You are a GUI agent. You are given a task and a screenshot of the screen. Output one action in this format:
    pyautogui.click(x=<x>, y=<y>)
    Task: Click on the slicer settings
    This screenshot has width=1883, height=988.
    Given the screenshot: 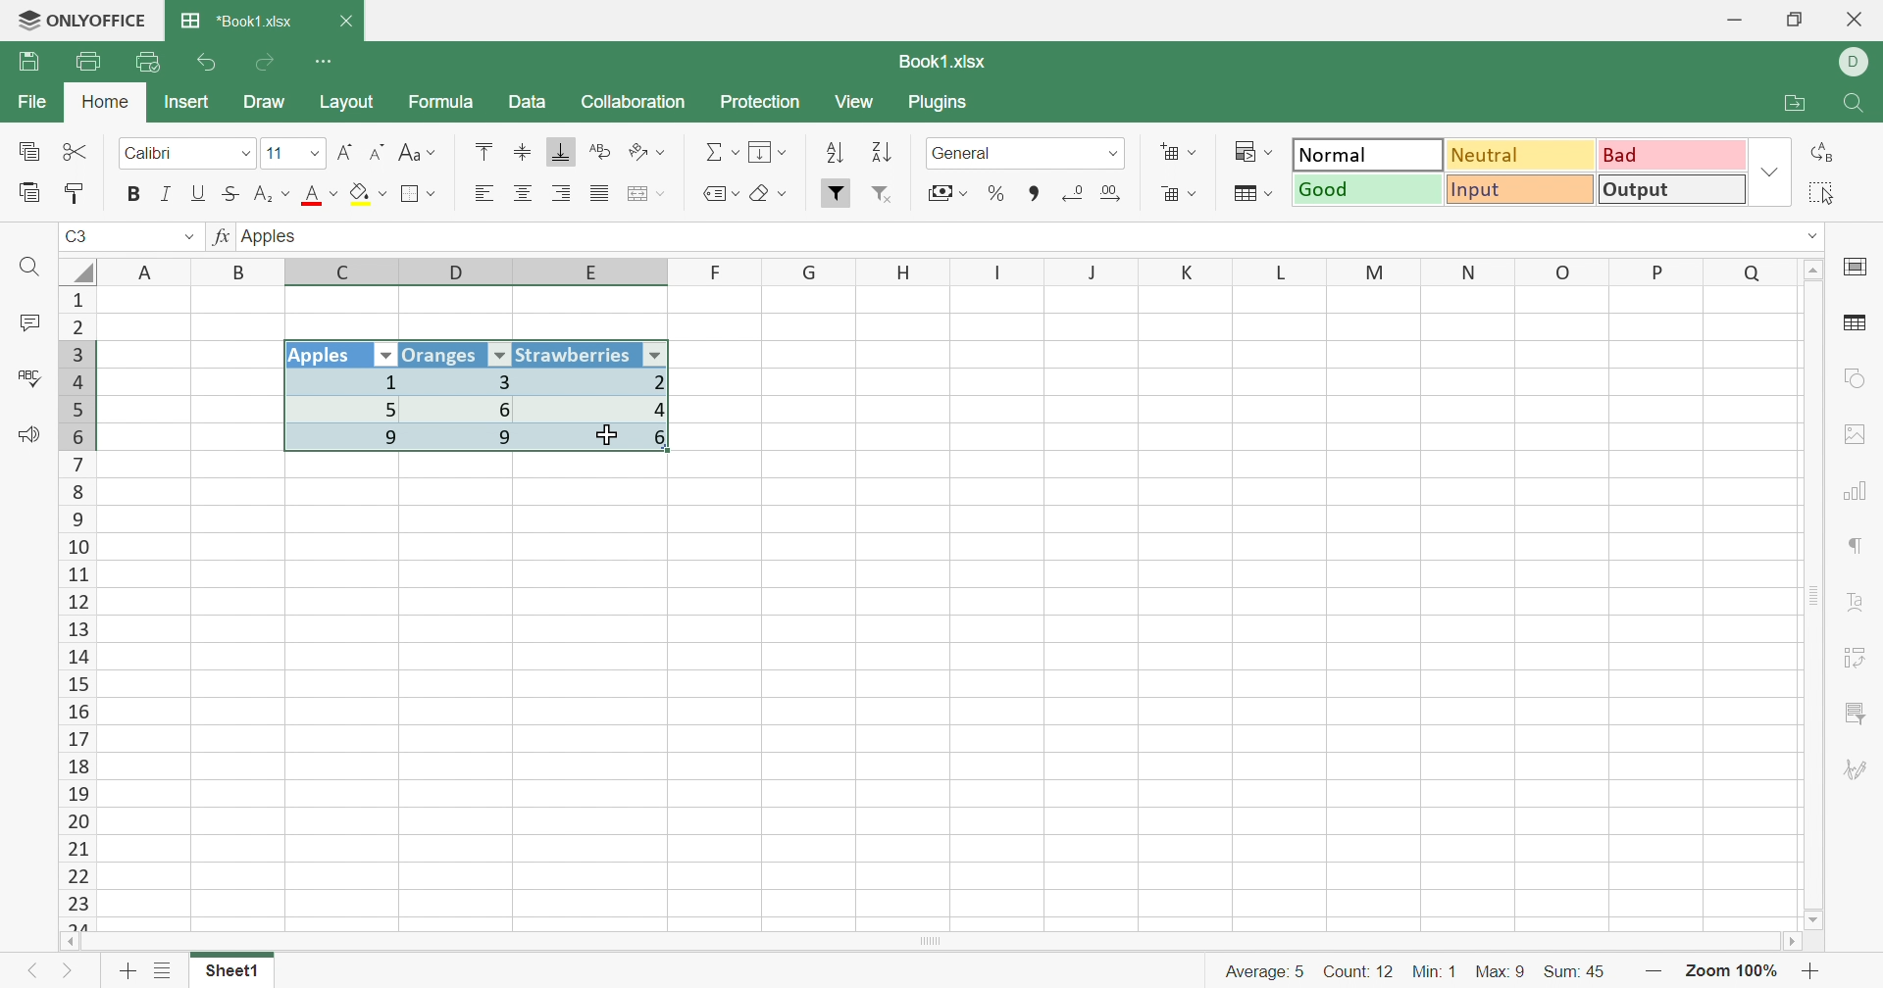 What is the action you would take?
    pyautogui.click(x=1856, y=709)
    